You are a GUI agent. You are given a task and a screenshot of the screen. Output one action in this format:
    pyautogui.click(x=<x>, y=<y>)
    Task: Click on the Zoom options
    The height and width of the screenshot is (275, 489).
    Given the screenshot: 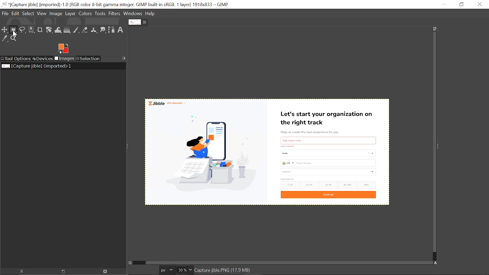 What is the action you would take?
    pyautogui.click(x=191, y=270)
    